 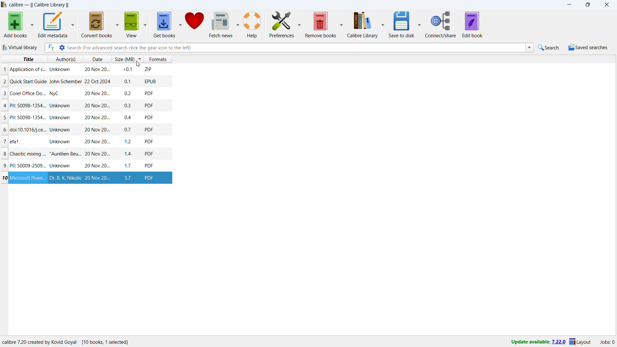 What do you see at coordinates (195, 24) in the screenshot?
I see `donate to calibre` at bounding box center [195, 24].